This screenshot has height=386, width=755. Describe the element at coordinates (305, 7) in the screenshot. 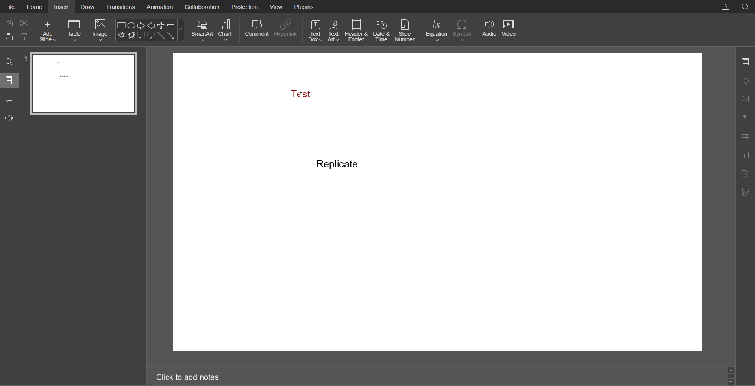

I see `Plugins` at that location.